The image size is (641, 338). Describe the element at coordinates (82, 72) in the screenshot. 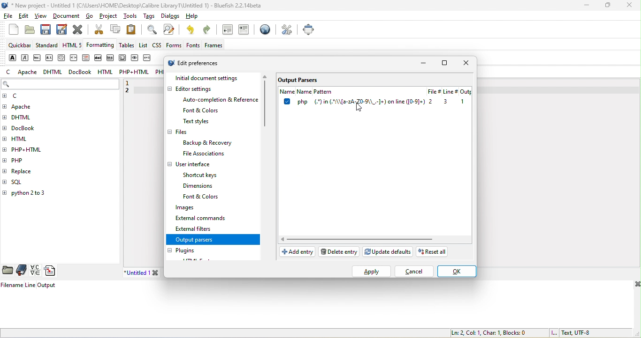

I see `docbook` at that location.